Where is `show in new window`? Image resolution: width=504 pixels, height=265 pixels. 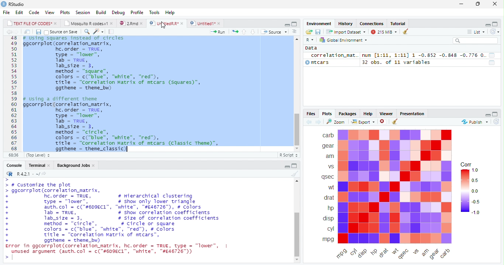
show in new window is located at coordinates (27, 32).